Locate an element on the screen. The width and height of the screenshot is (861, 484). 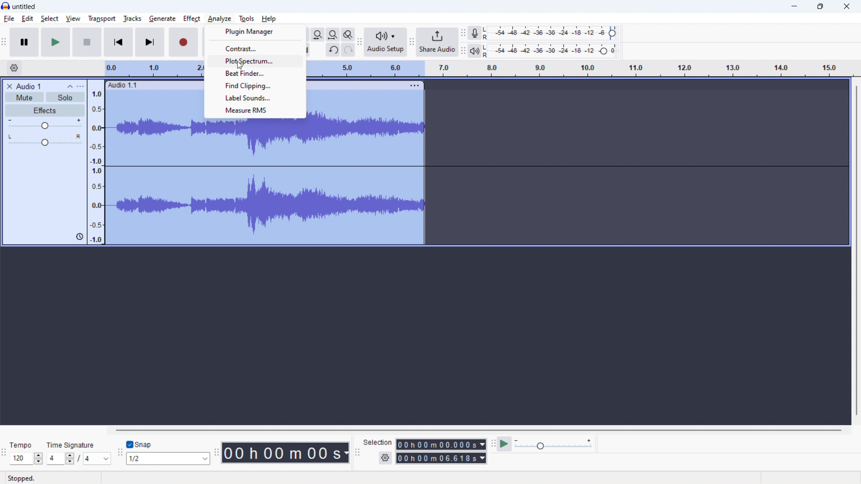
minimize is located at coordinates (794, 7).